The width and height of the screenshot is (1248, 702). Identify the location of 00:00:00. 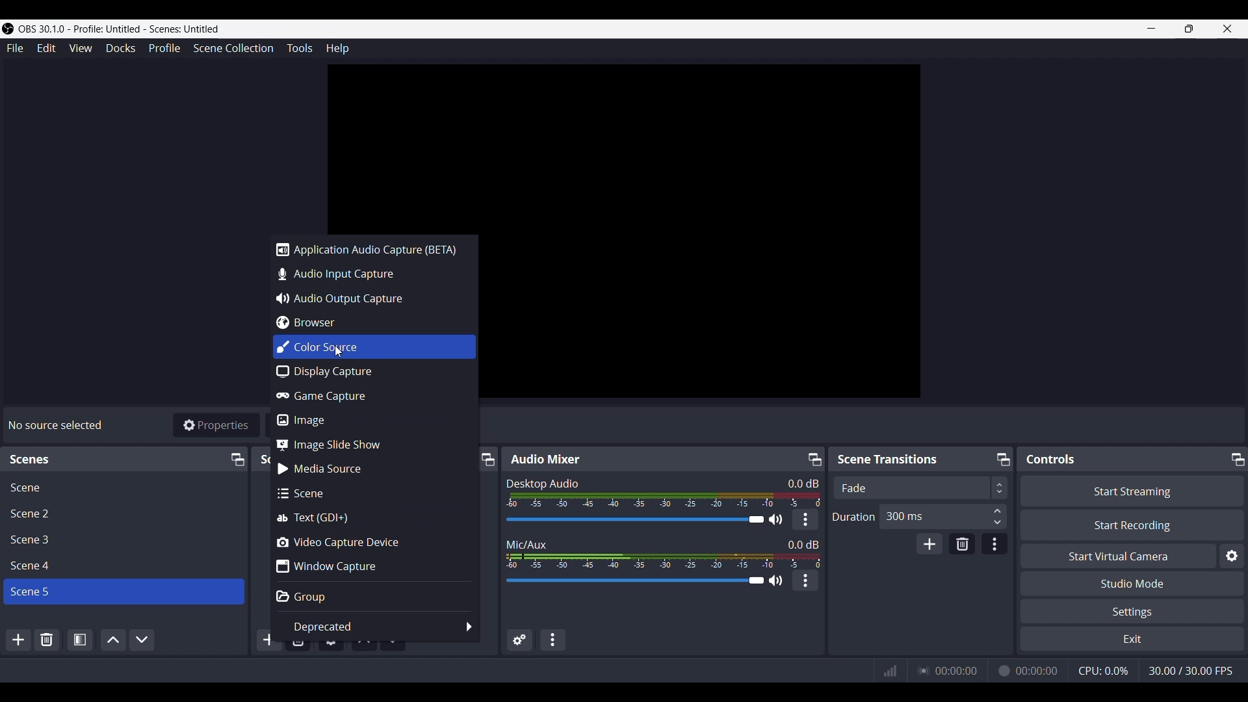
(1038, 671).